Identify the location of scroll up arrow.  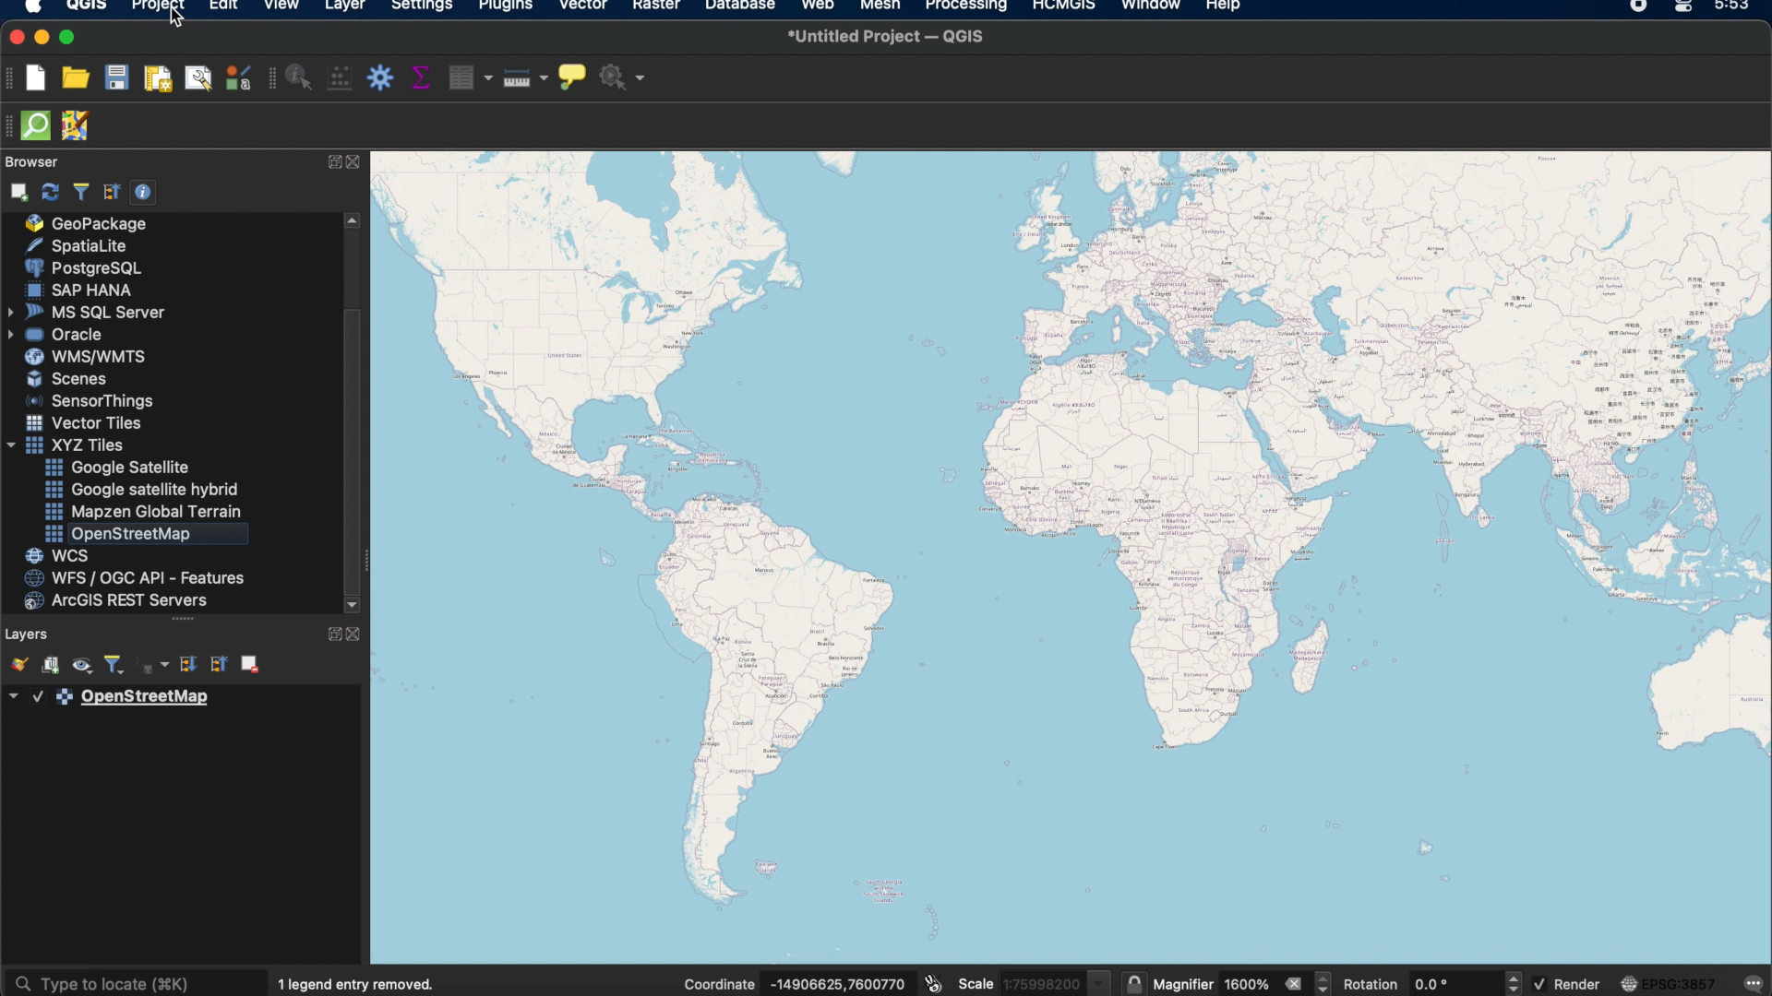
(353, 219).